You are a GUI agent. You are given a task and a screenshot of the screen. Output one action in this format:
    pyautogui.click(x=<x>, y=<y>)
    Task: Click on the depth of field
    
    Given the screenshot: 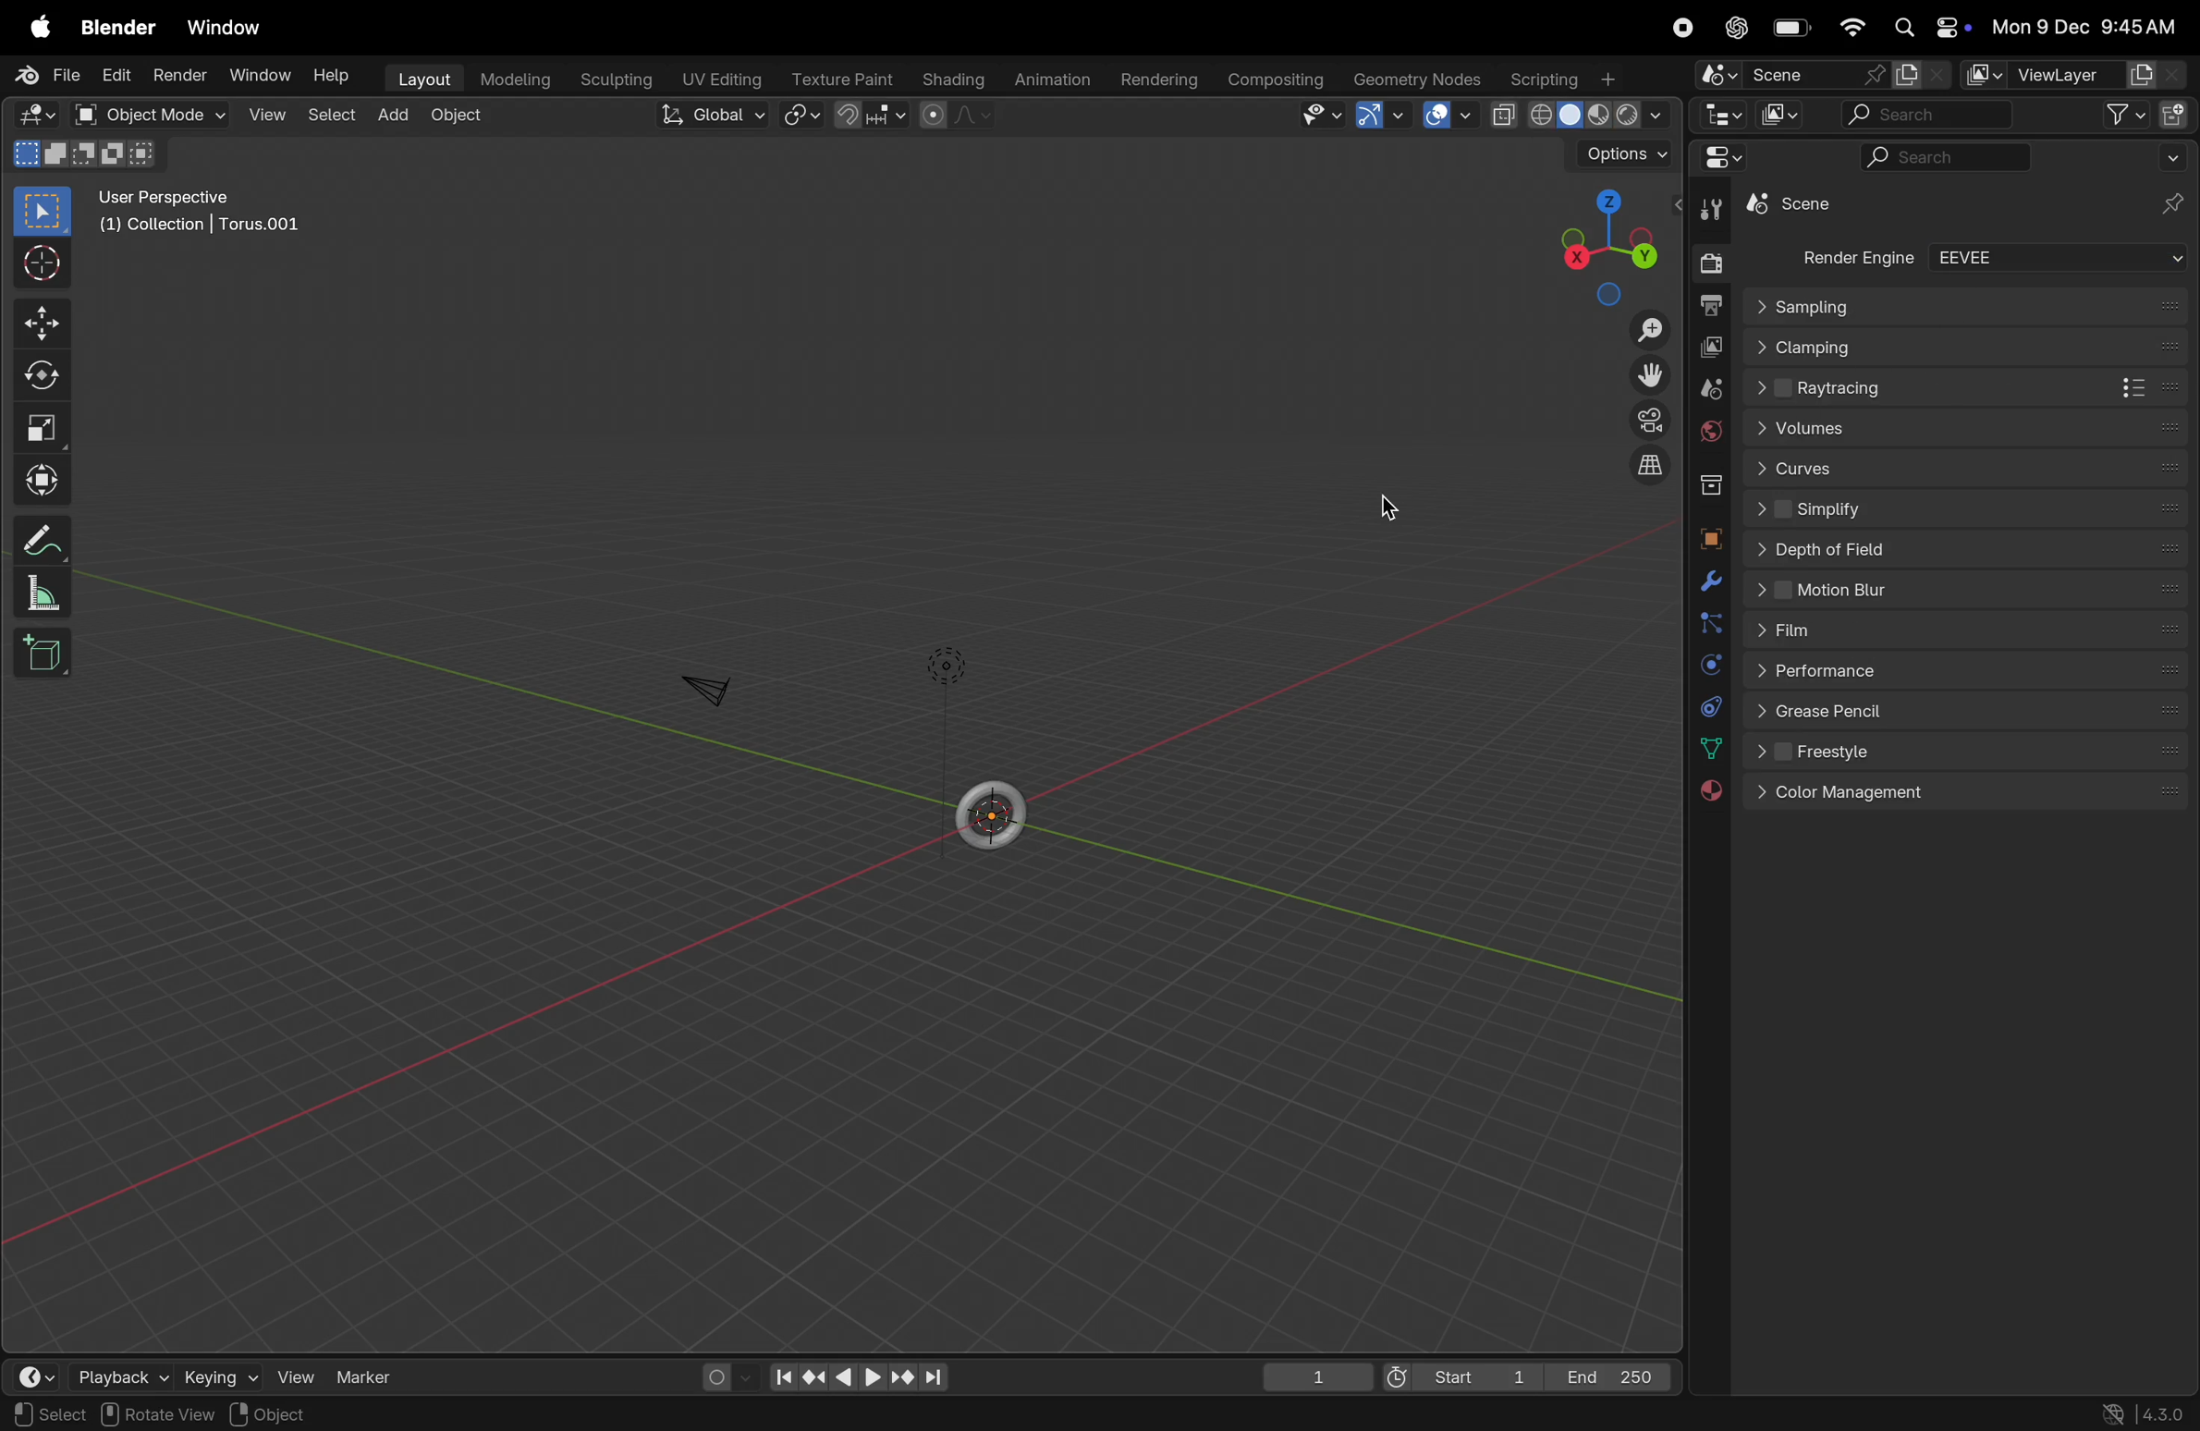 What is the action you would take?
    pyautogui.click(x=1971, y=548)
    